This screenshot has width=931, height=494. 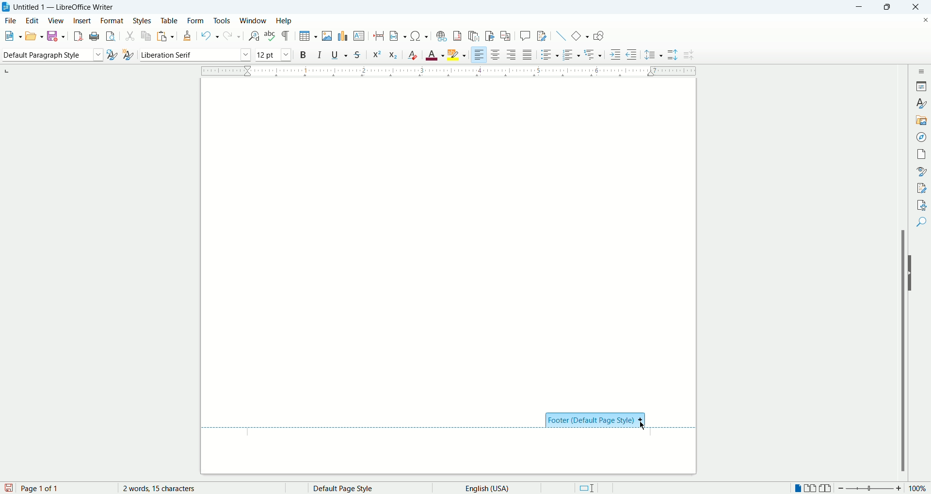 I want to click on text color, so click(x=436, y=55).